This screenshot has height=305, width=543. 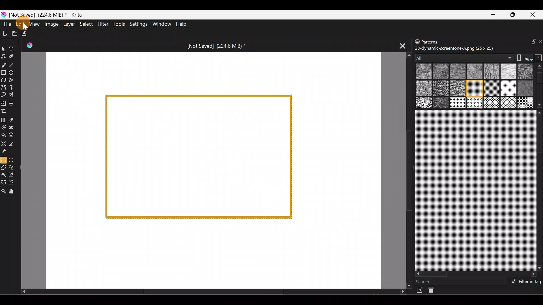 What do you see at coordinates (138, 24) in the screenshot?
I see `Settings` at bounding box center [138, 24].